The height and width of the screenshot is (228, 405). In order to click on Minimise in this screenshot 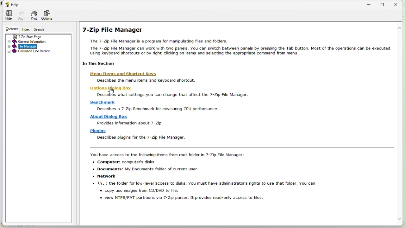, I will do `click(370, 3)`.